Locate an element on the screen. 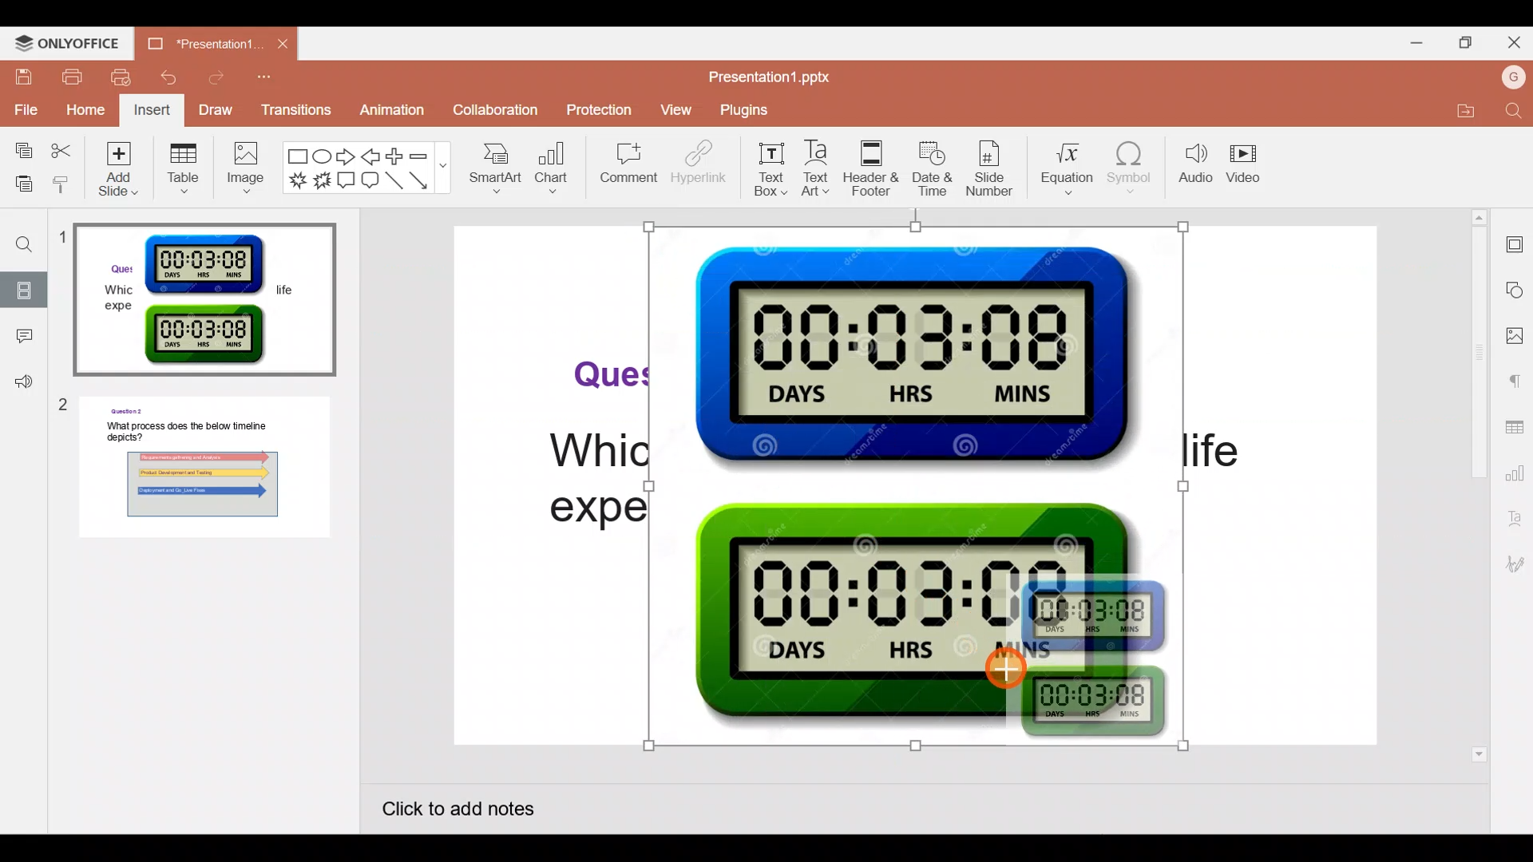 The height and width of the screenshot is (862, 1533). Equation is located at coordinates (1068, 168).